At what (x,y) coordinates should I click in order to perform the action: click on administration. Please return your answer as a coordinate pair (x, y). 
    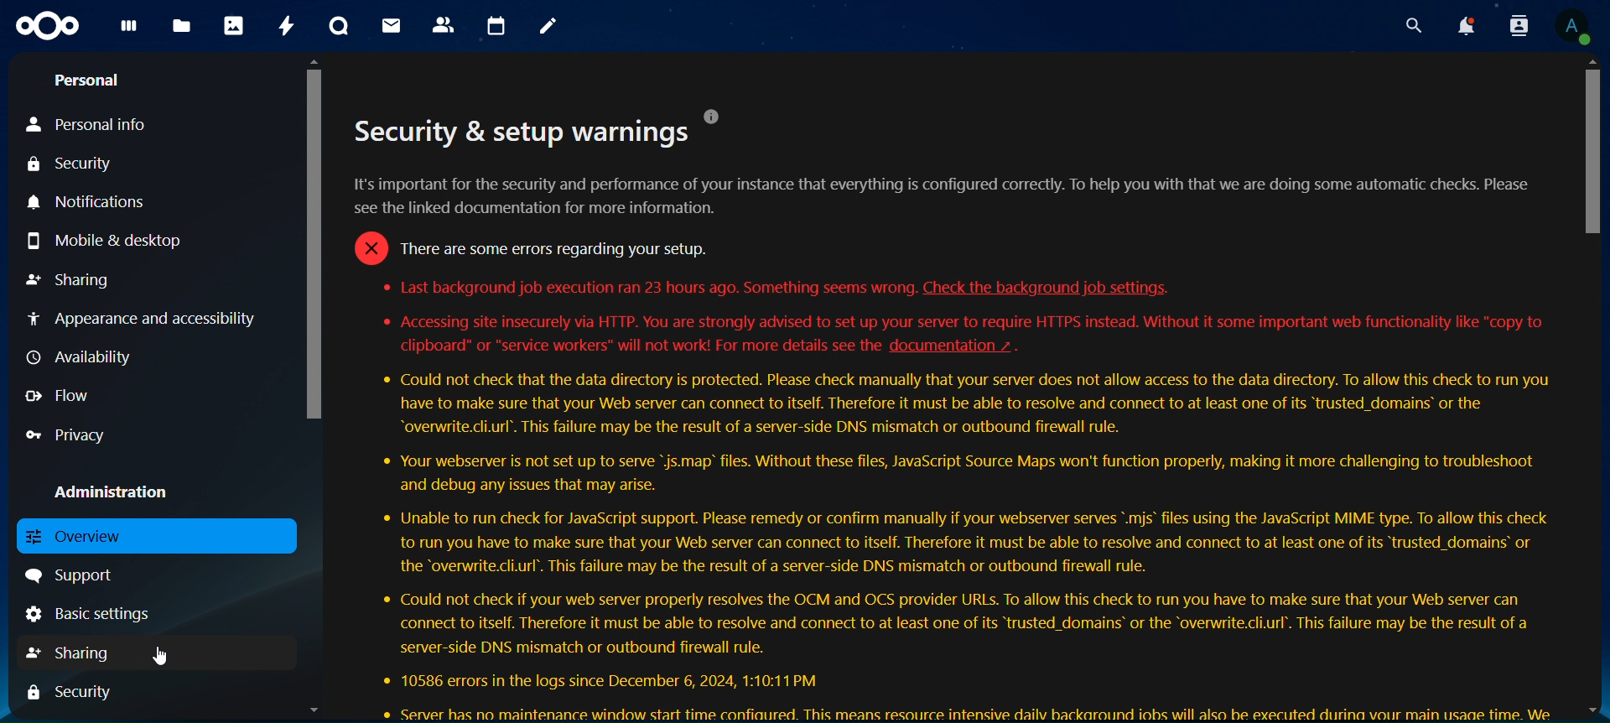
    Looking at the image, I should click on (112, 494).